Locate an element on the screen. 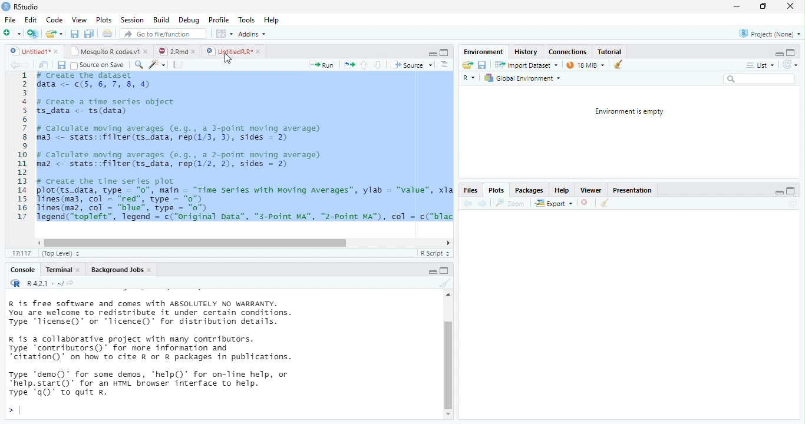 Image resolution: width=805 pixels, height=424 pixels. close is located at coordinates (586, 204).